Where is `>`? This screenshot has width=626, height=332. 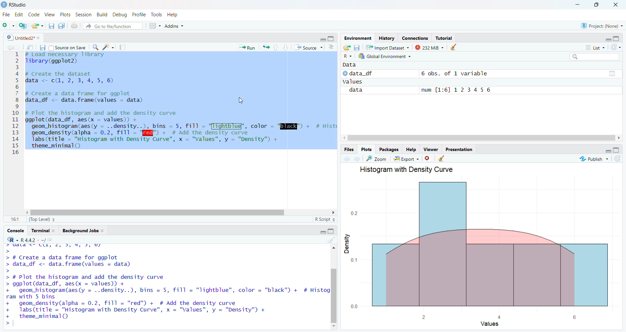 > is located at coordinates (9, 323).